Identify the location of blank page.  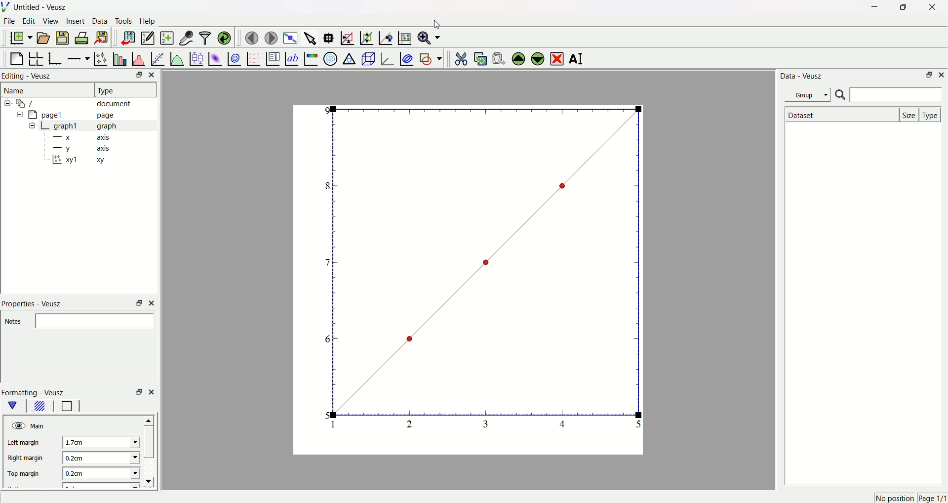
(17, 56).